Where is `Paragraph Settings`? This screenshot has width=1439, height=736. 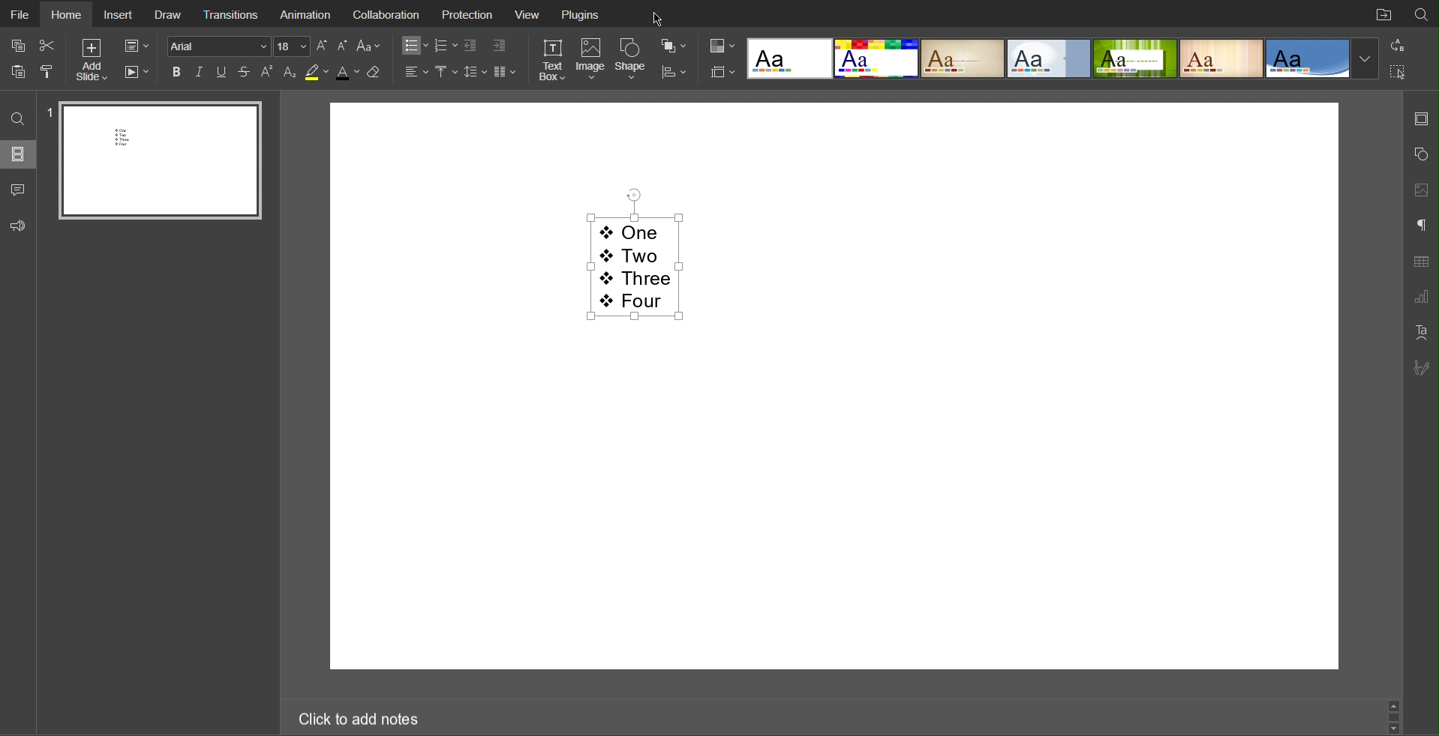
Paragraph Settings is located at coordinates (1420, 225).